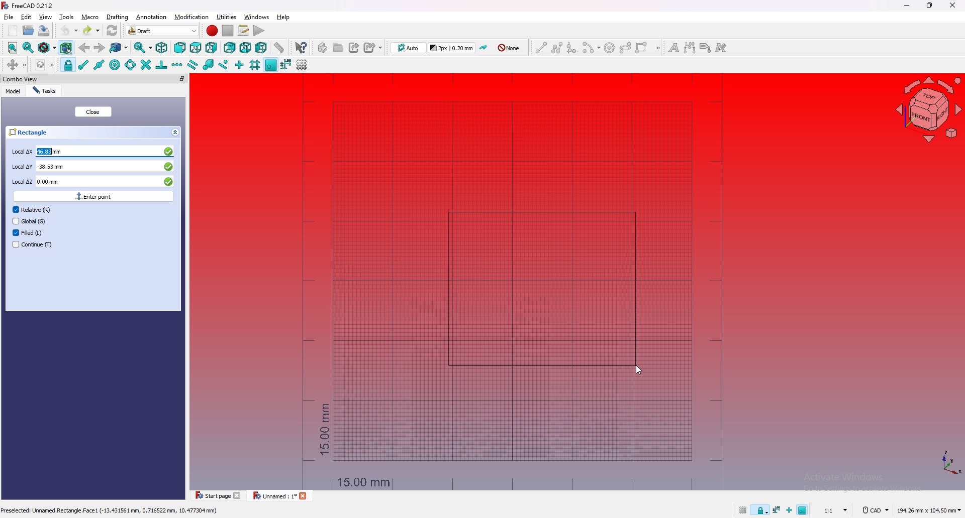 The image size is (965, 518). Describe the element at coordinates (13, 48) in the screenshot. I see `fit all` at that location.